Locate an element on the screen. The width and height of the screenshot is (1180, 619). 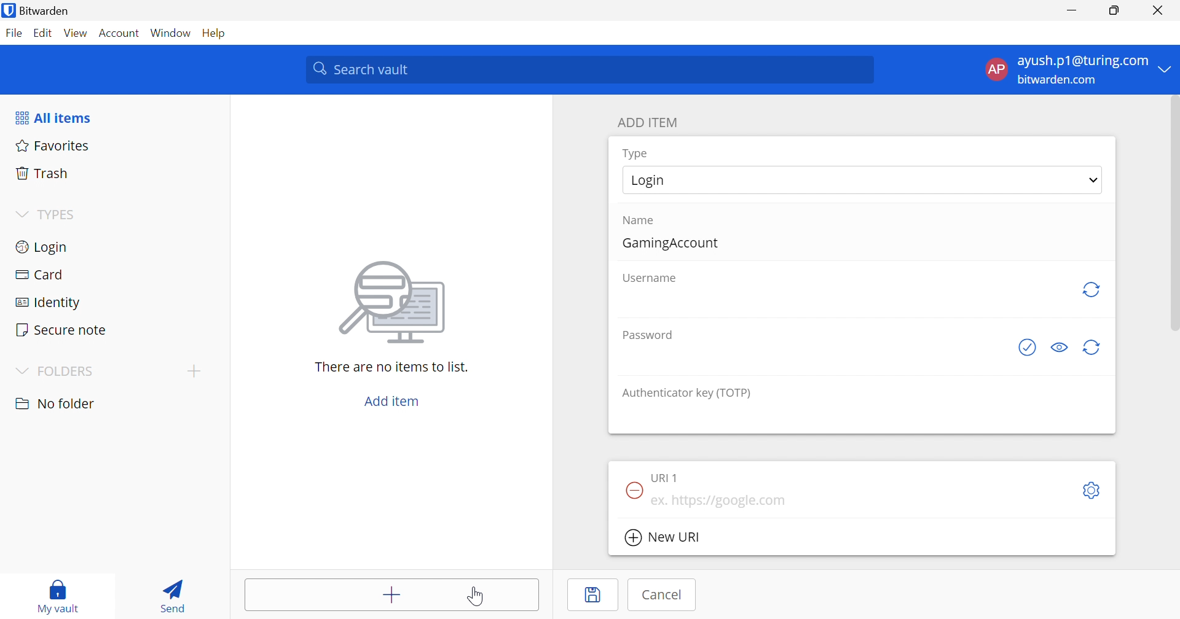
View is located at coordinates (78, 34).